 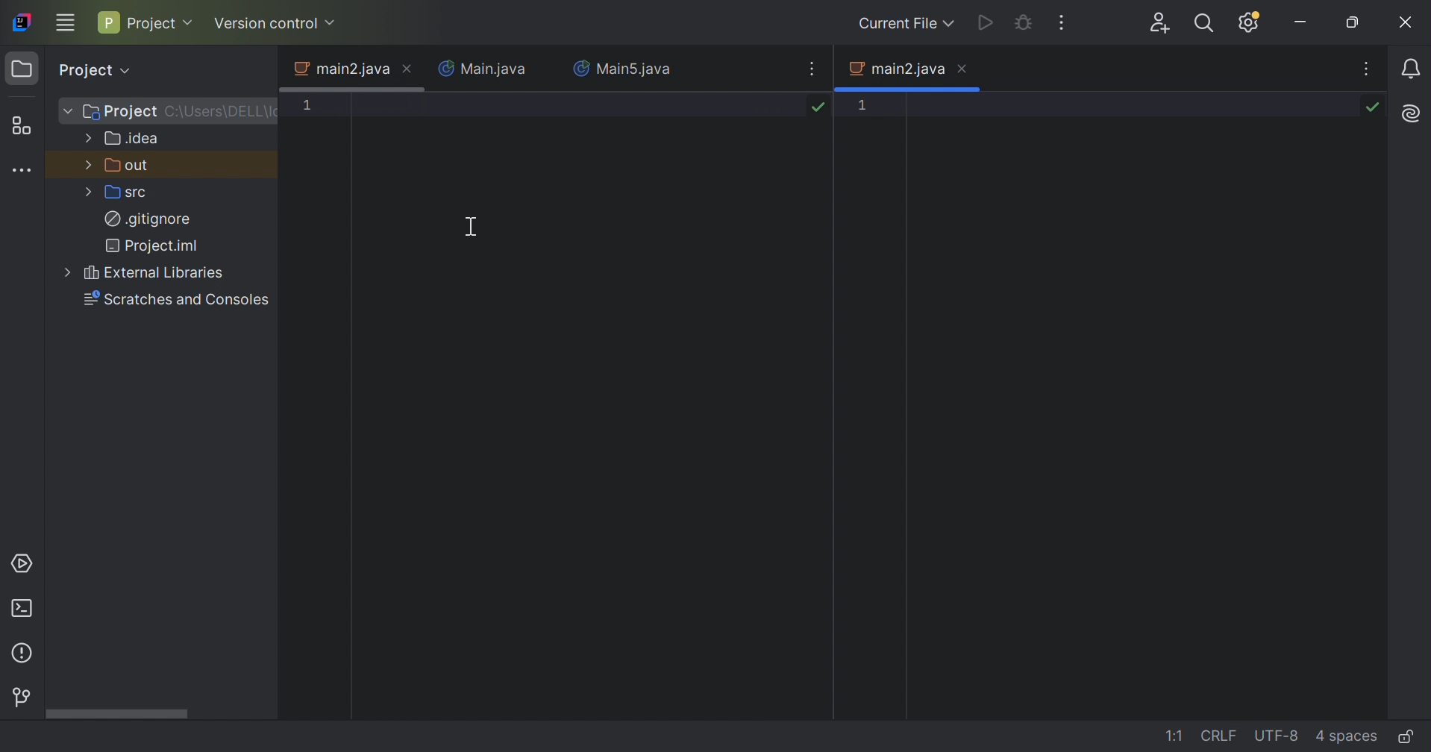 I want to click on src, so click(x=127, y=191).